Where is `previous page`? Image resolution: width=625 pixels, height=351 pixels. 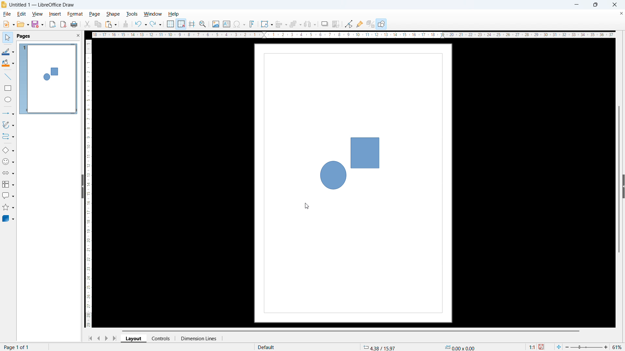 previous page is located at coordinates (99, 338).